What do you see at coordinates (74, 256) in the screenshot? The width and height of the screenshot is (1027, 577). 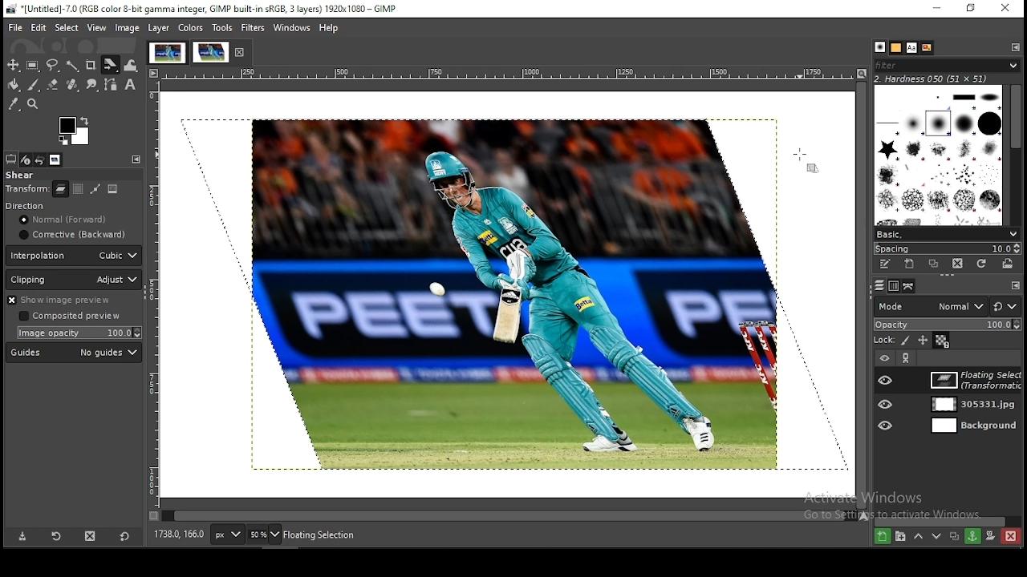 I see `interpolation ` at bounding box center [74, 256].